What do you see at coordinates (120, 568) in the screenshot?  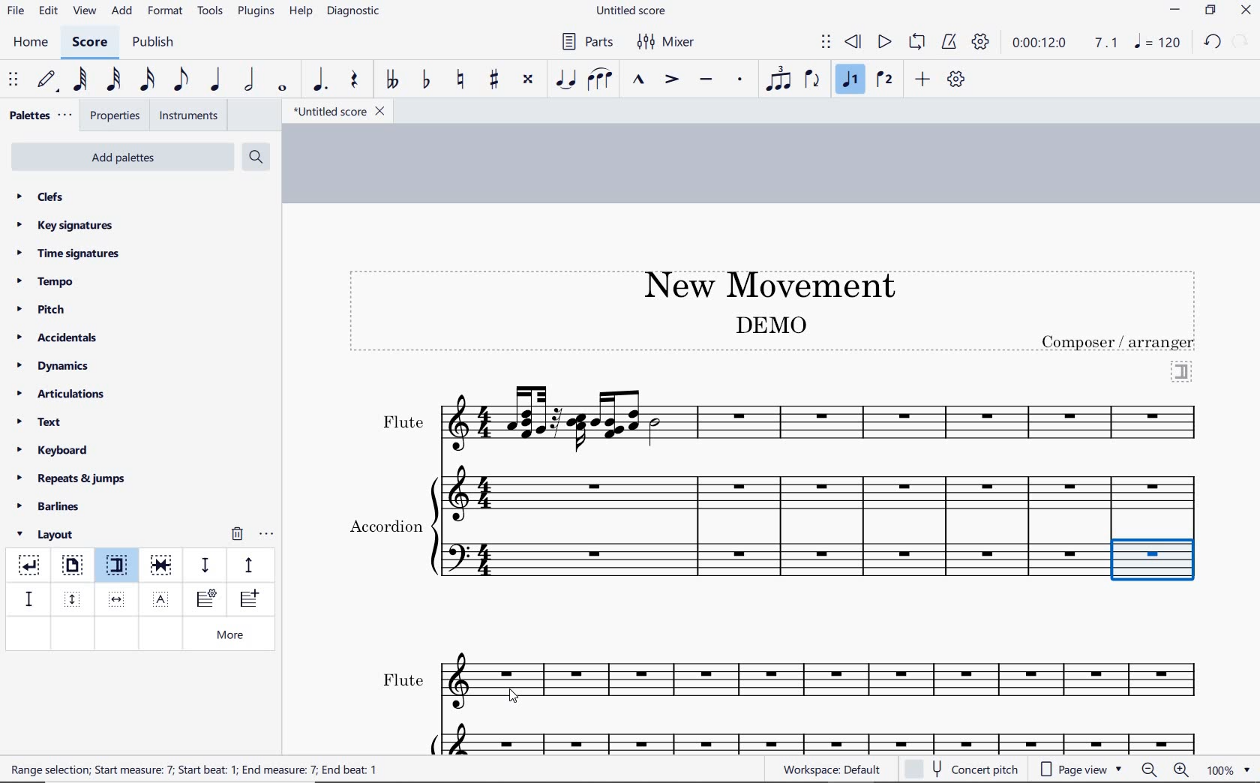 I see `section break` at bounding box center [120, 568].